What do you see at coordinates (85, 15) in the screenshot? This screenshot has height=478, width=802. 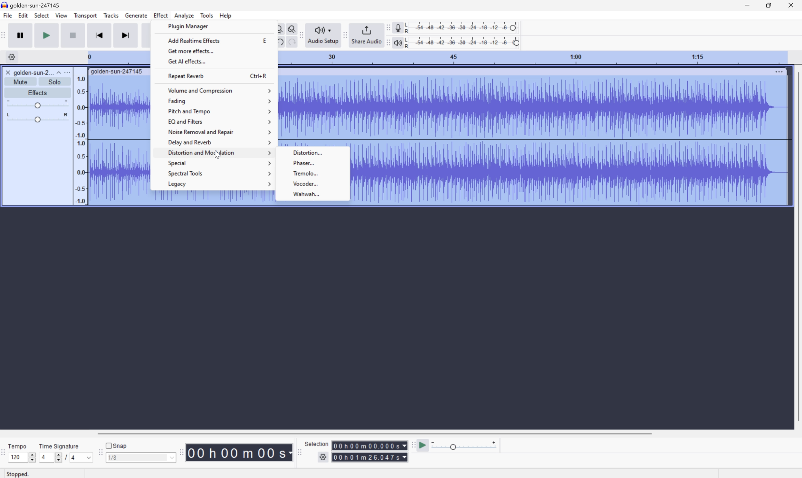 I see `Transport` at bounding box center [85, 15].